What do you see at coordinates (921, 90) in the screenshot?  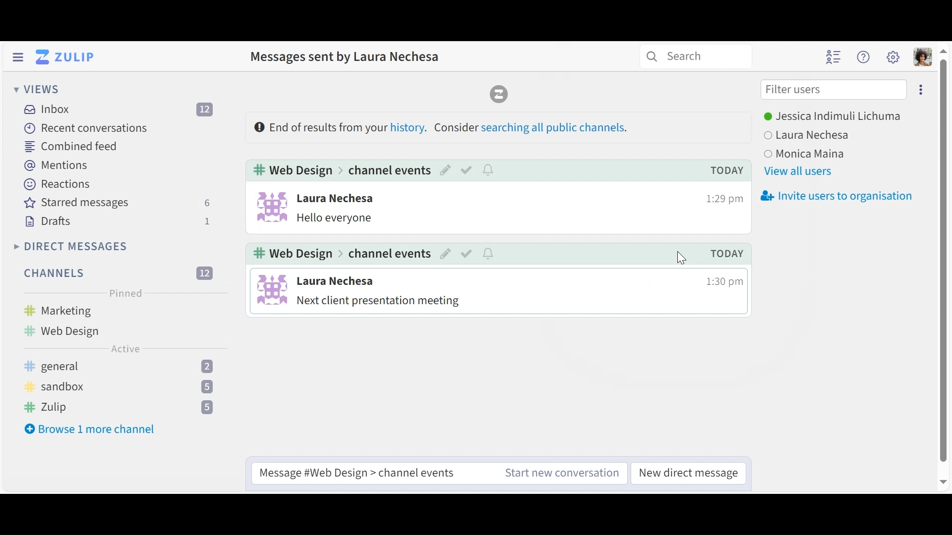 I see `more options` at bounding box center [921, 90].